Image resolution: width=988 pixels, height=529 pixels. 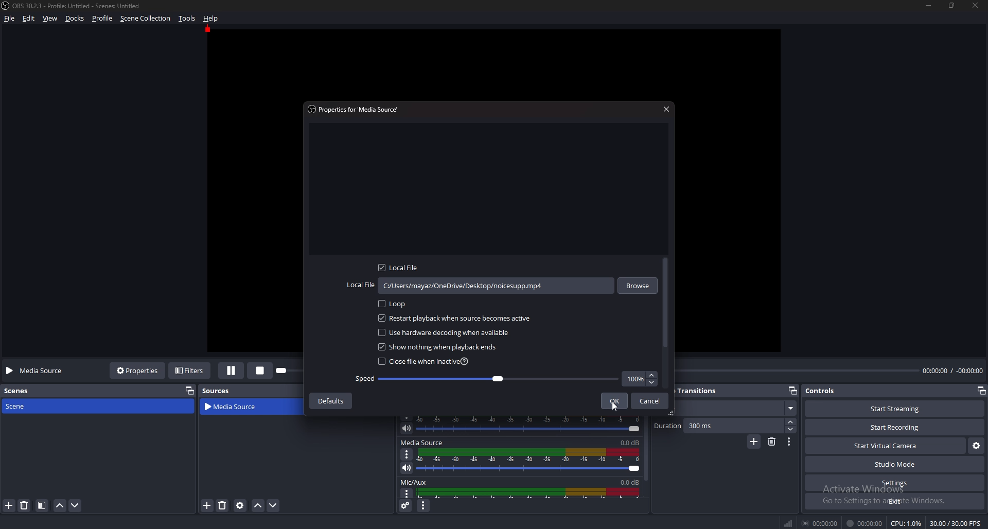 I want to click on Use hardware decoding when available, so click(x=447, y=332).